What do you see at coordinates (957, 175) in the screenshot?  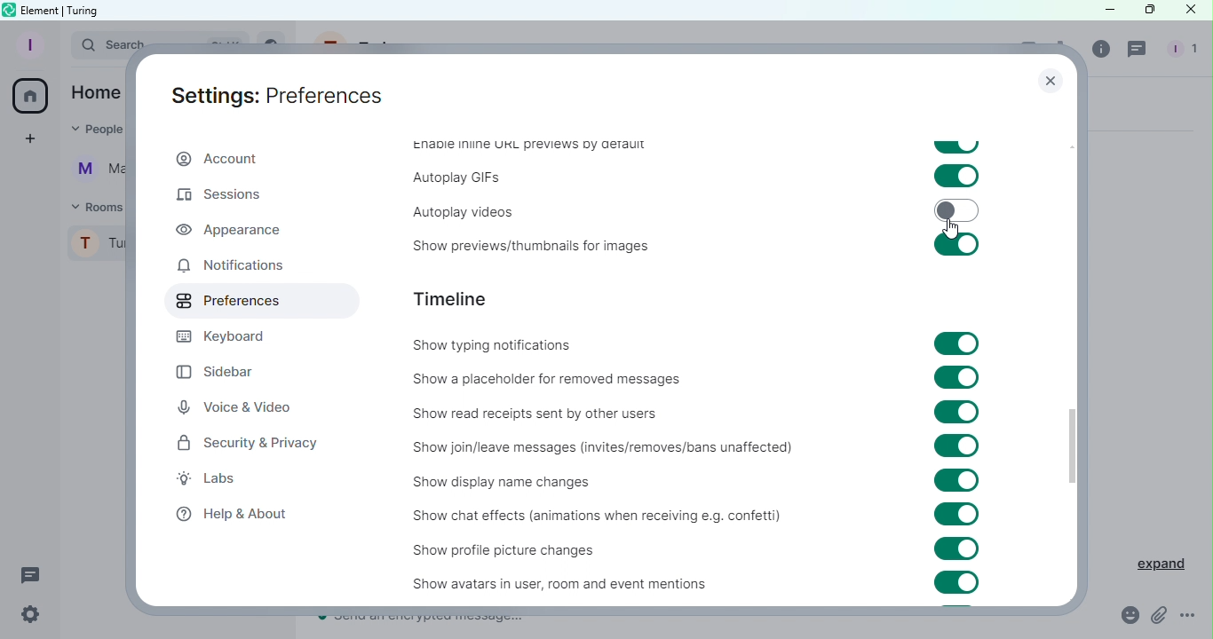 I see `Toggle` at bounding box center [957, 175].